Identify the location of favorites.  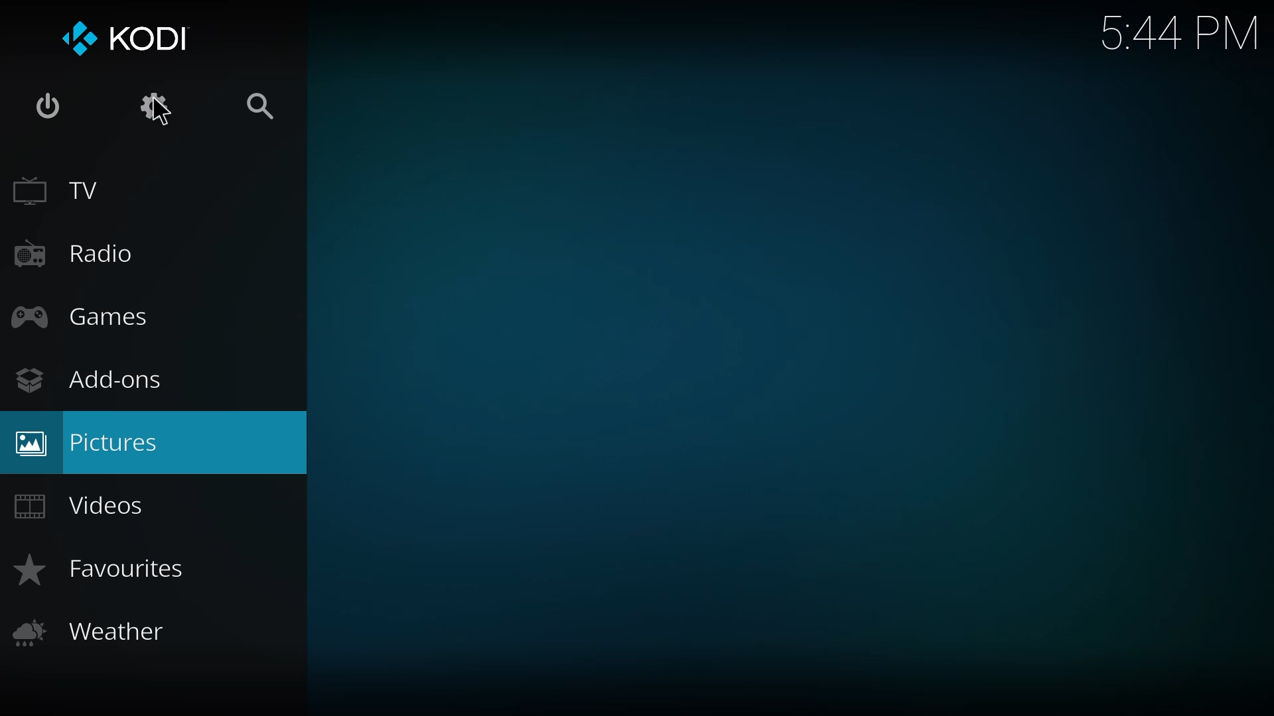
(106, 565).